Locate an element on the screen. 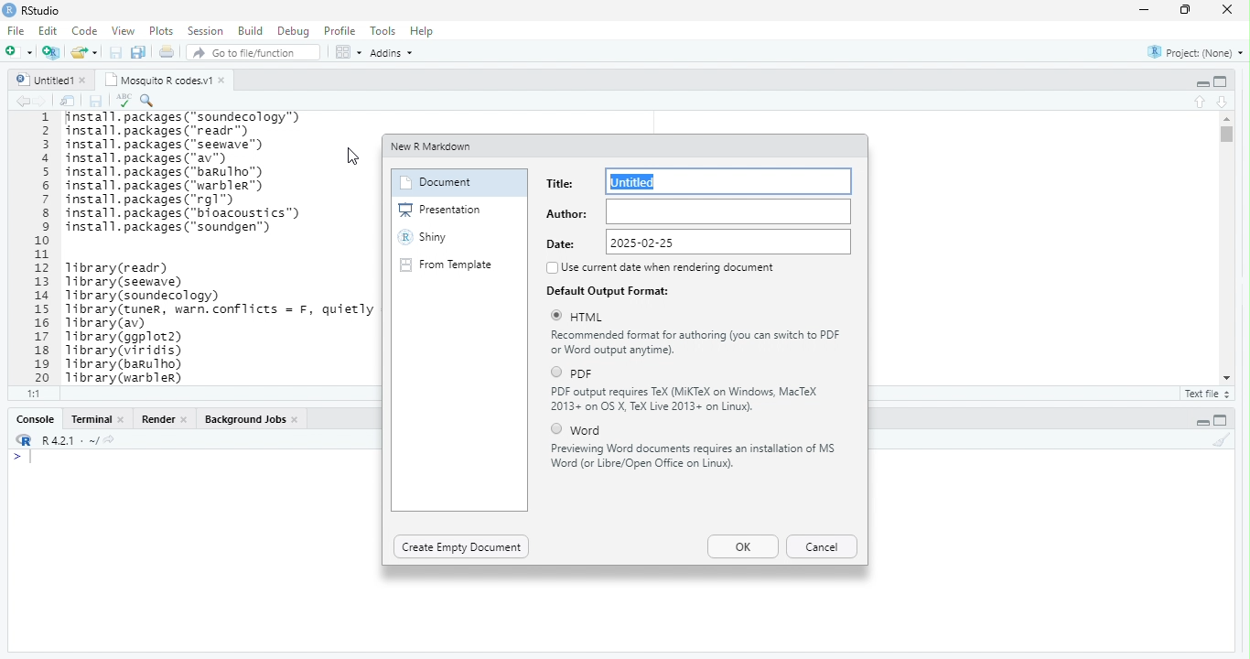  share is located at coordinates (109, 439).